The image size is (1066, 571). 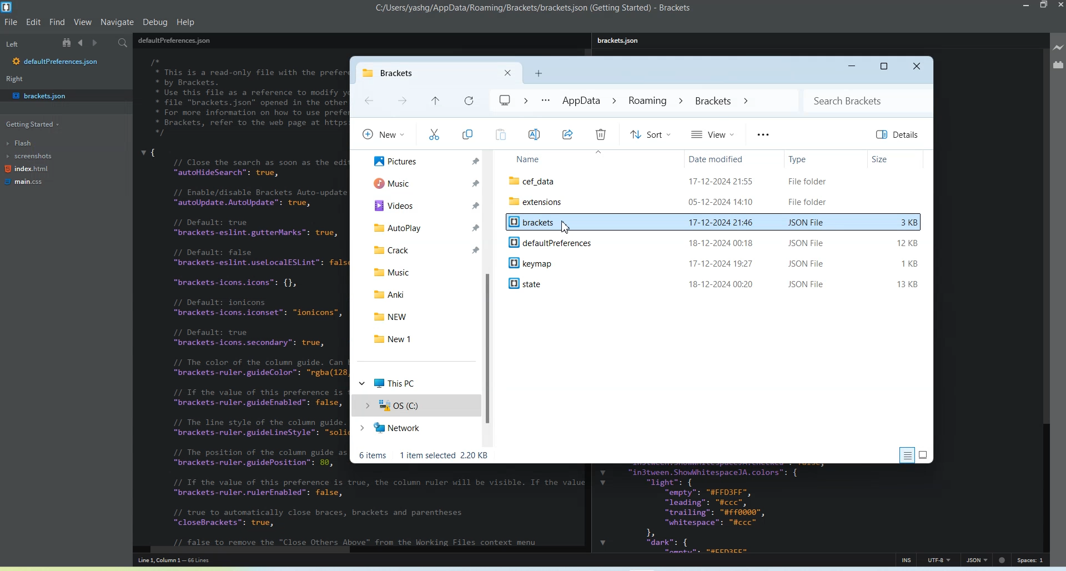 What do you see at coordinates (368, 101) in the screenshot?
I see `Go Back` at bounding box center [368, 101].